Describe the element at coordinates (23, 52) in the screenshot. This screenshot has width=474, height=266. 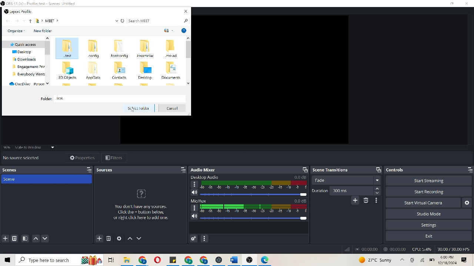
I see `Desktop` at that location.